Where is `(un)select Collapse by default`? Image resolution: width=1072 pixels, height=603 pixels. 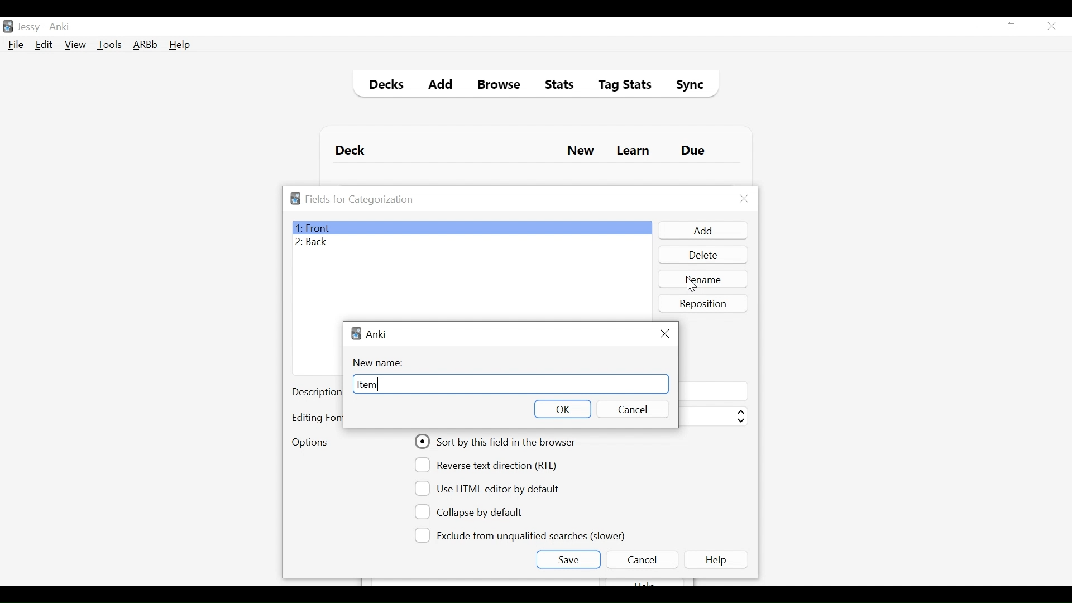
(un)select Collapse by default is located at coordinates (477, 512).